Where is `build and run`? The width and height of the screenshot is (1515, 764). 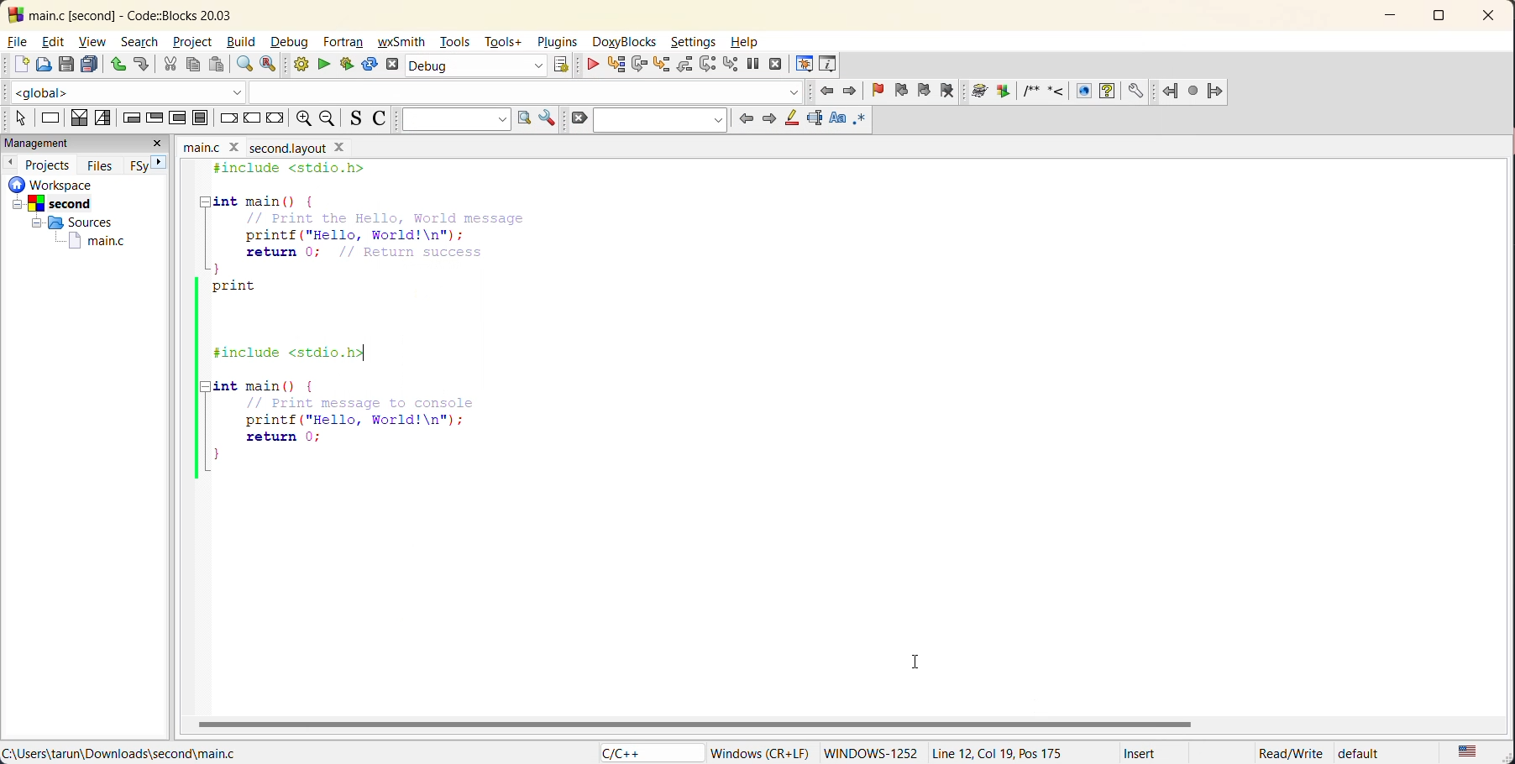 build and run is located at coordinates (347, 64).